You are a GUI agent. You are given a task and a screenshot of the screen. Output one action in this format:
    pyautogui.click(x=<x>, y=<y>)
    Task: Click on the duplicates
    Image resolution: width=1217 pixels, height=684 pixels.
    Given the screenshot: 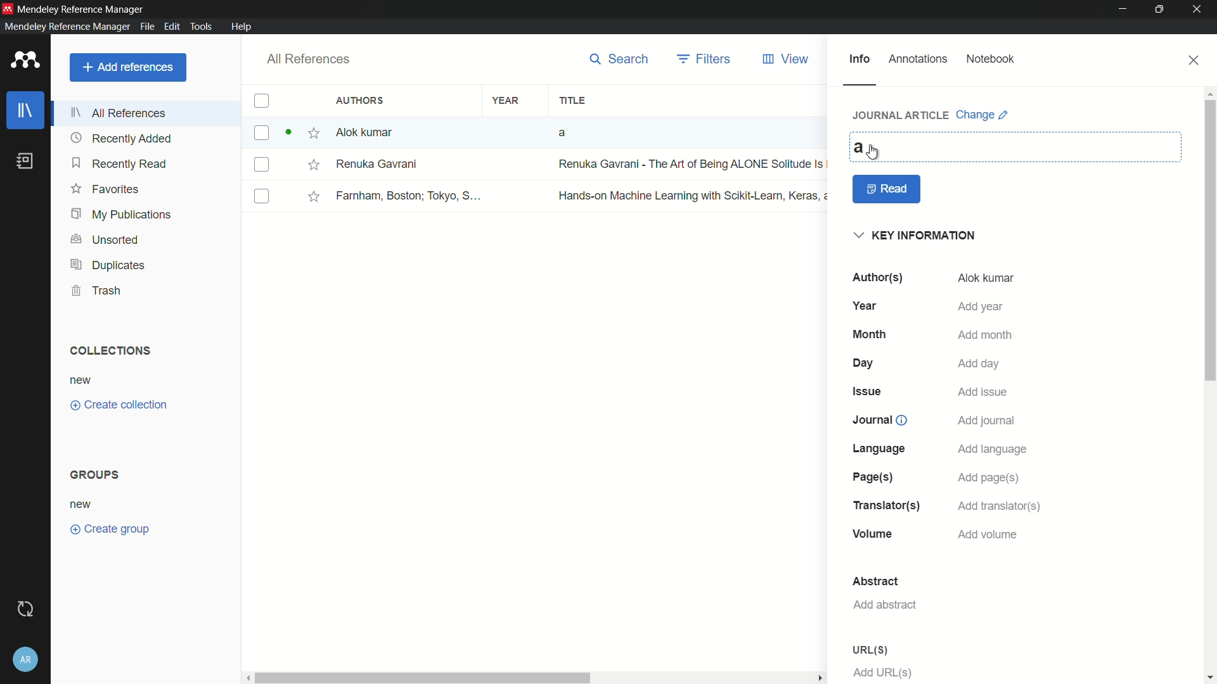 What is the action you would take?
    pyautogui.click(x=107, y=266)
    